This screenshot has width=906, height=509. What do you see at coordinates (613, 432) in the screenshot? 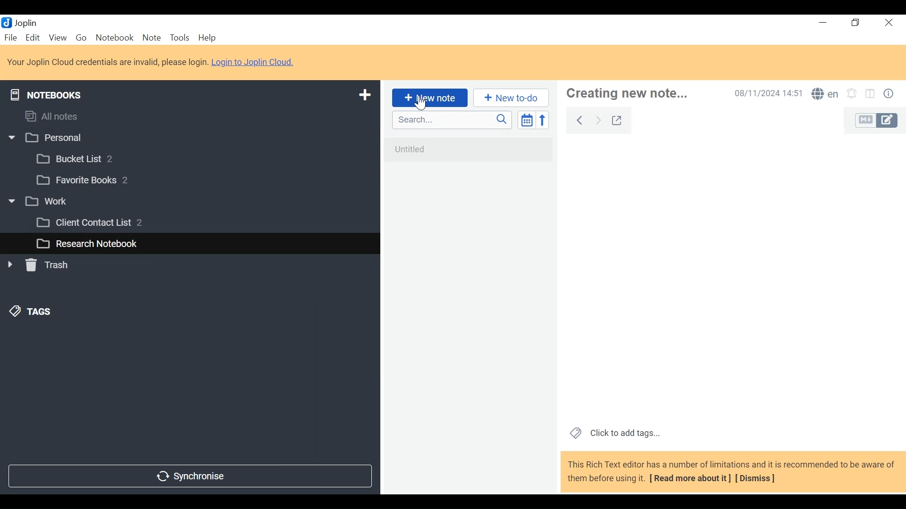
I see `Click to add tags` at bounding box center [613, 432].